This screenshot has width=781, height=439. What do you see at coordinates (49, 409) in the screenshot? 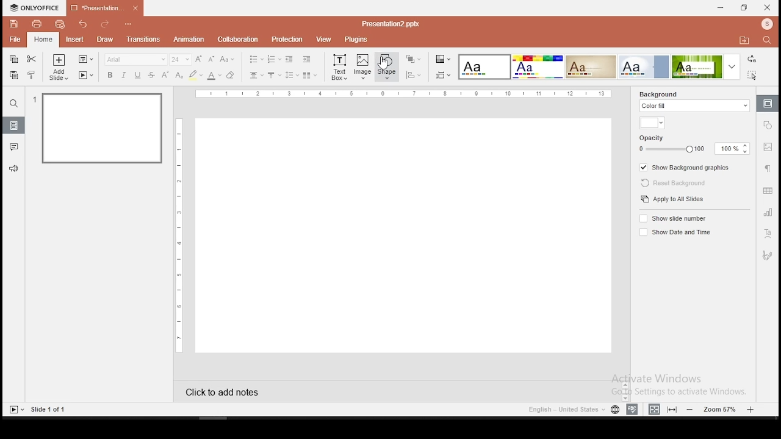
I see `slide 1 of 1` at bounding box center [49, 409].